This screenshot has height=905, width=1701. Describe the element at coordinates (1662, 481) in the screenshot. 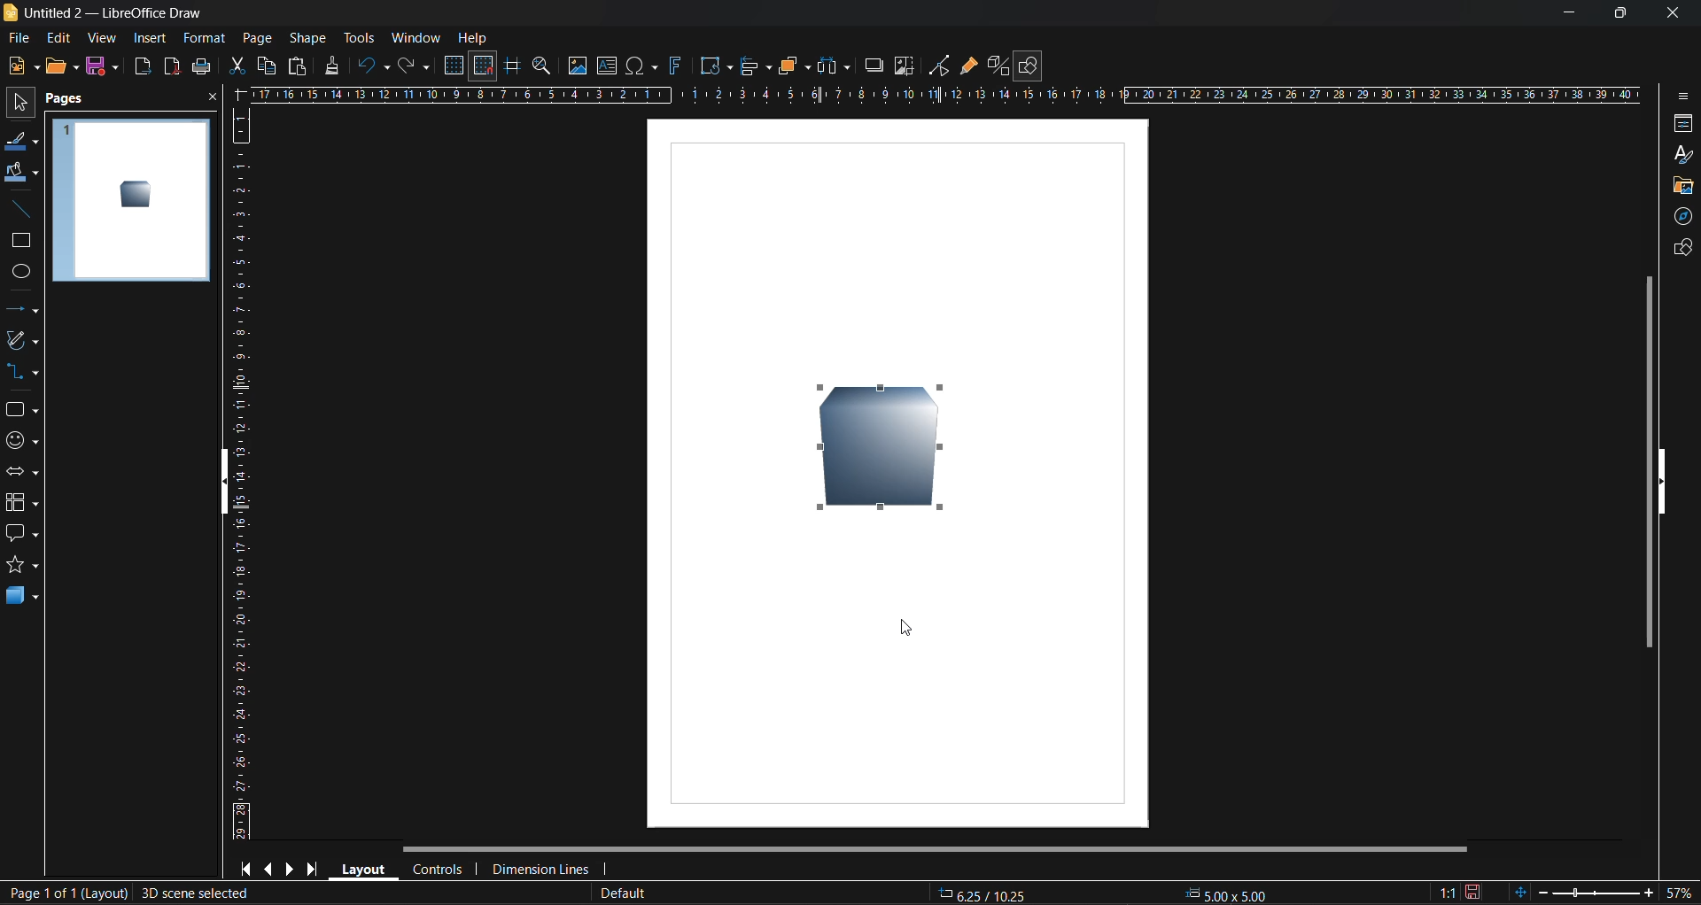

I see `hide` at that location.